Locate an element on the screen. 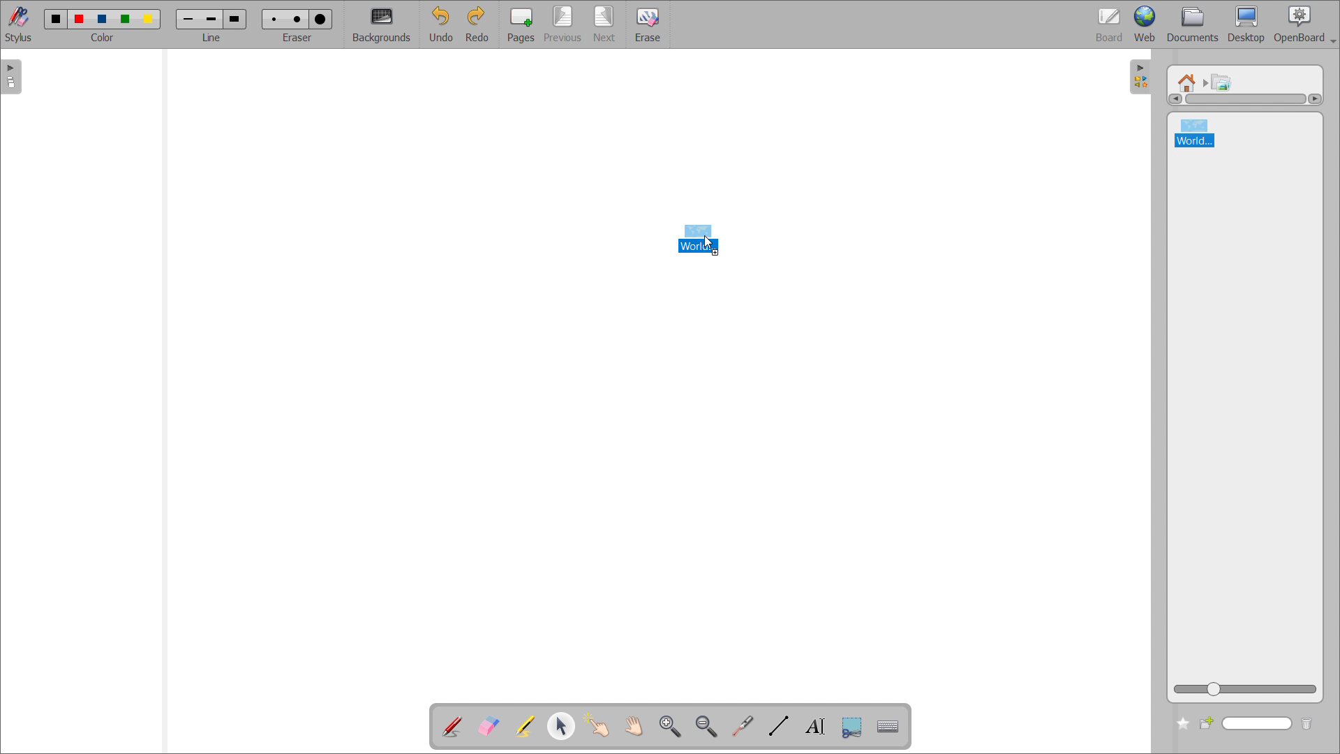 This screenshot has height=754, width=1340. virtual keyboard is located at coordinates (888, 727).